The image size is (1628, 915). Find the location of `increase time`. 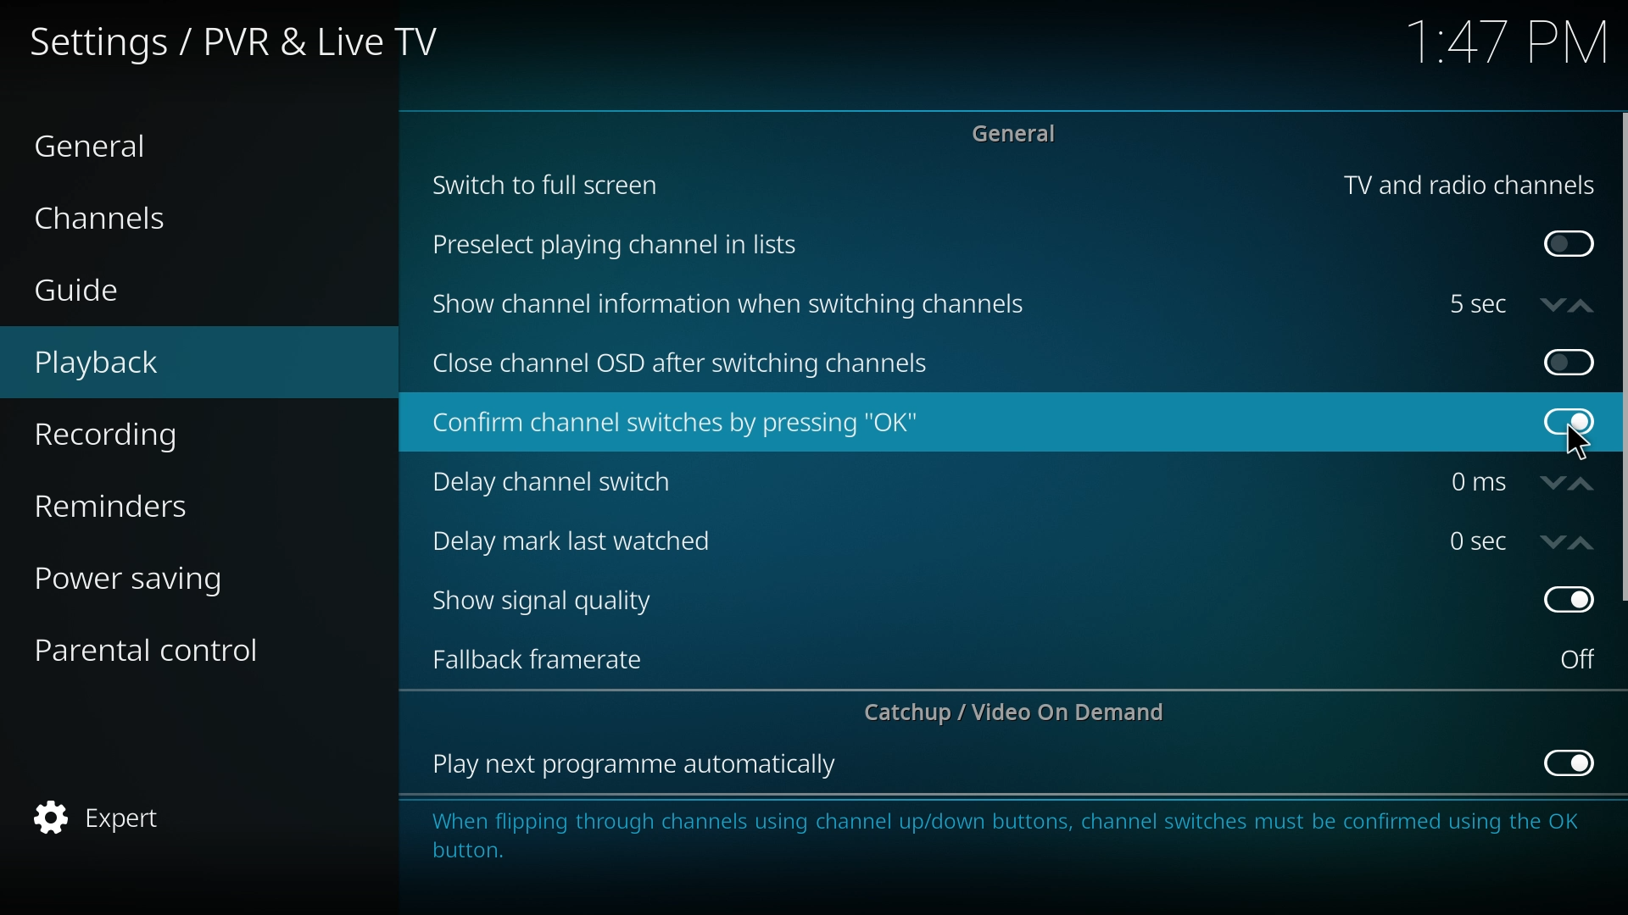

increase time is located at coordinates (1582, 485).